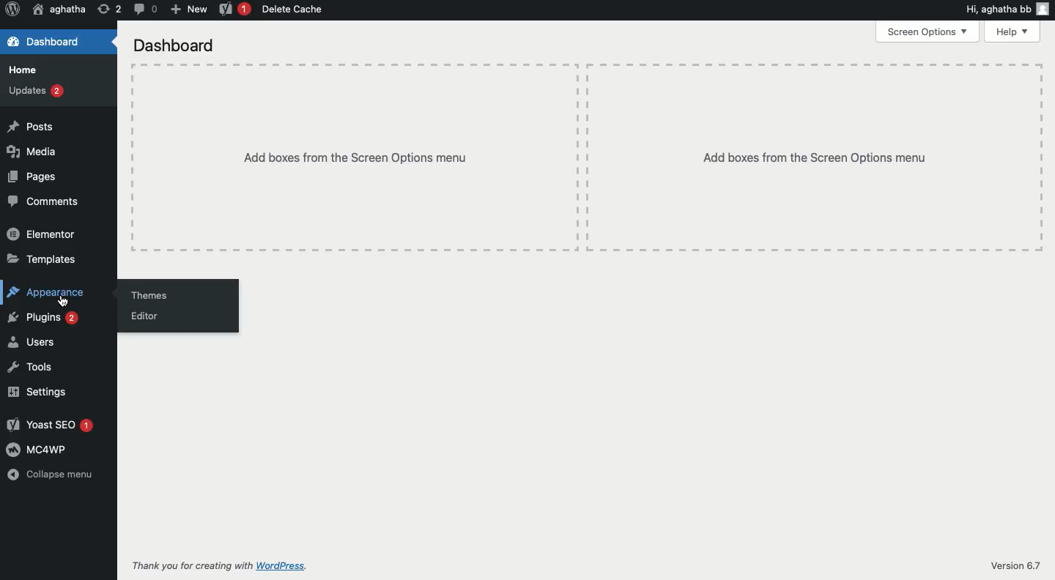  I want to click on Editor, so click(147, 316).